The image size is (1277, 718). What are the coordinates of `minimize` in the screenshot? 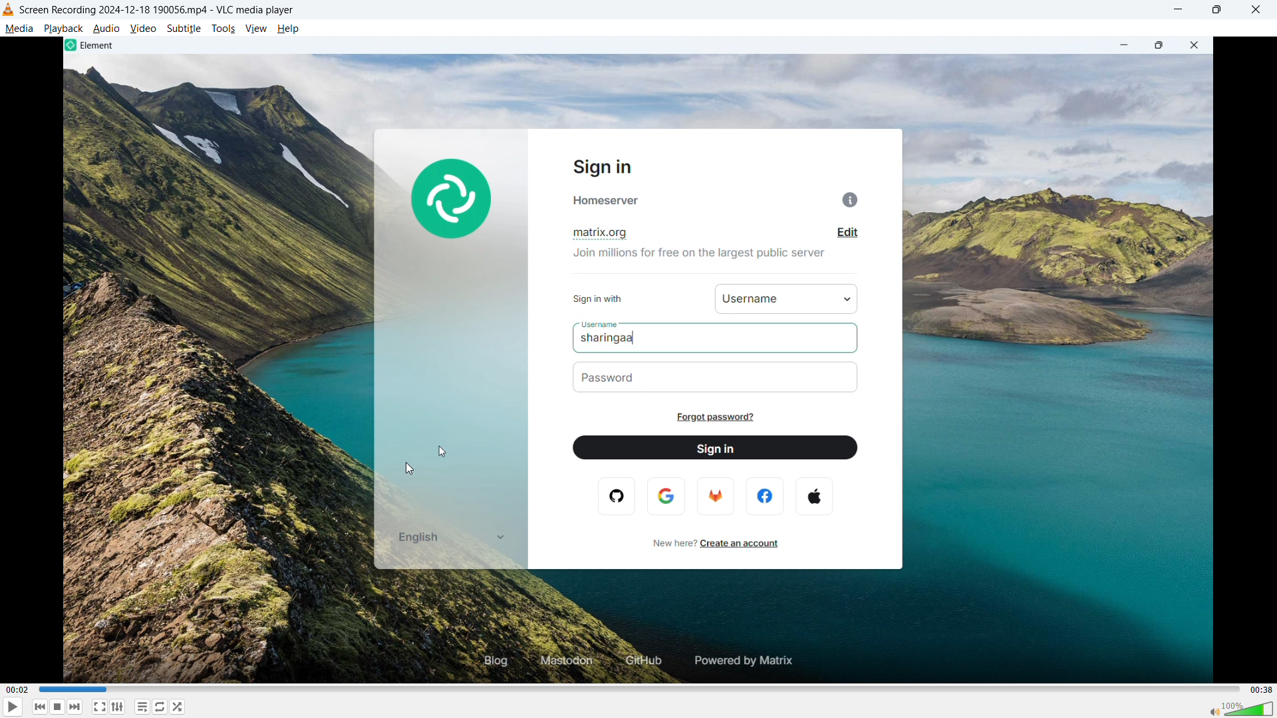 It's located at (1121, 45).